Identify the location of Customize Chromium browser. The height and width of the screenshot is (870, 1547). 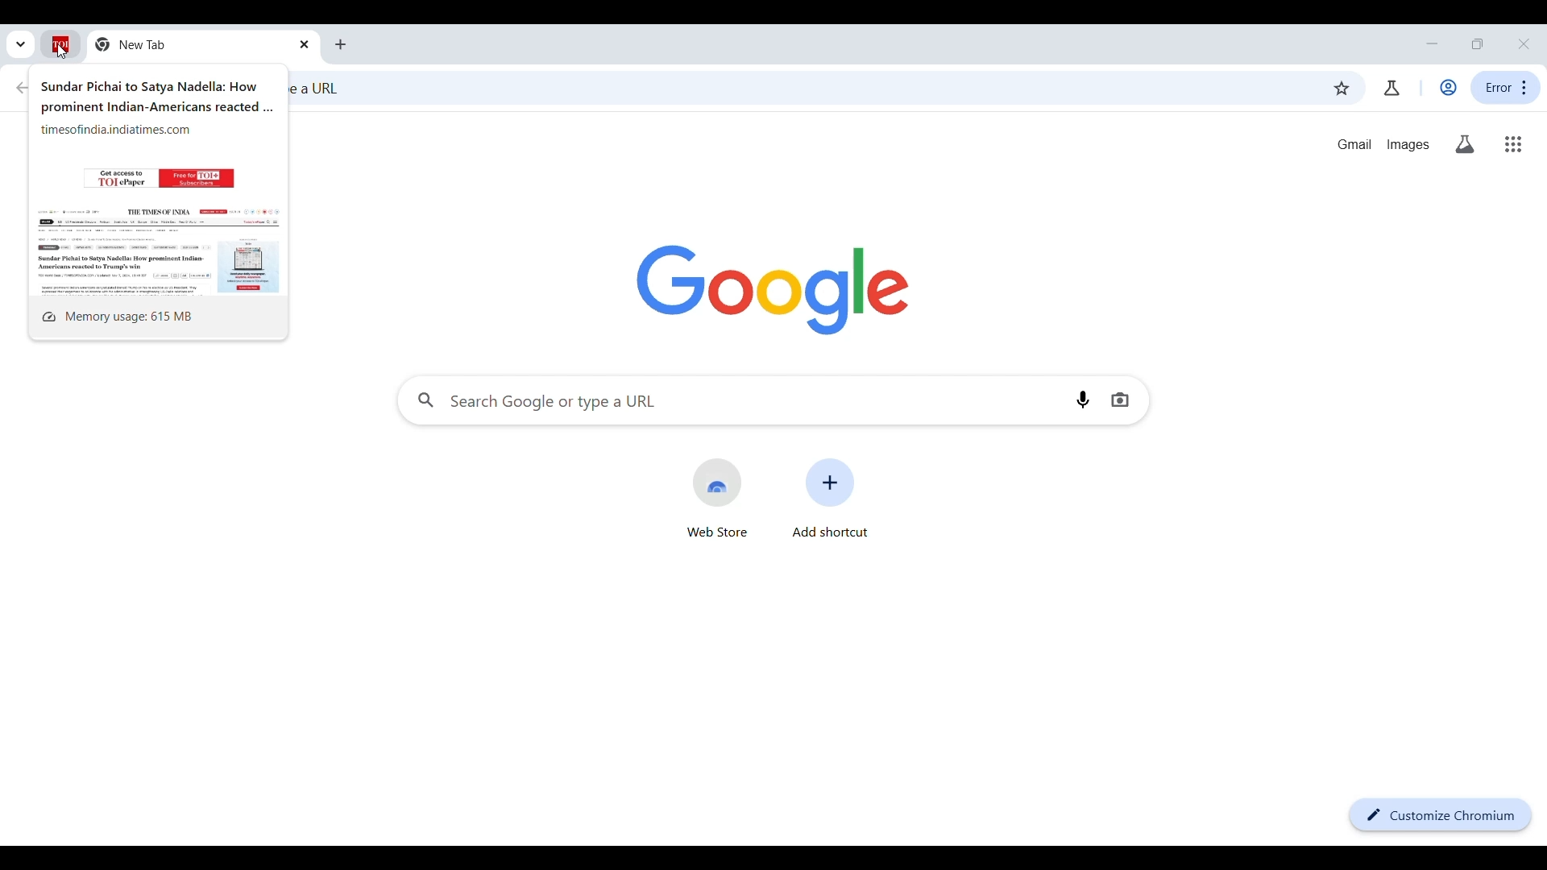
(1440, 815).